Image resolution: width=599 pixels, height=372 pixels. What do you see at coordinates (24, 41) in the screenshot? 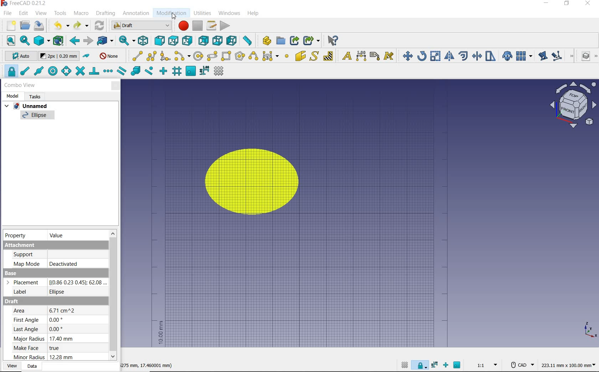
I see `fit selection` at bounding box center [24, 41].